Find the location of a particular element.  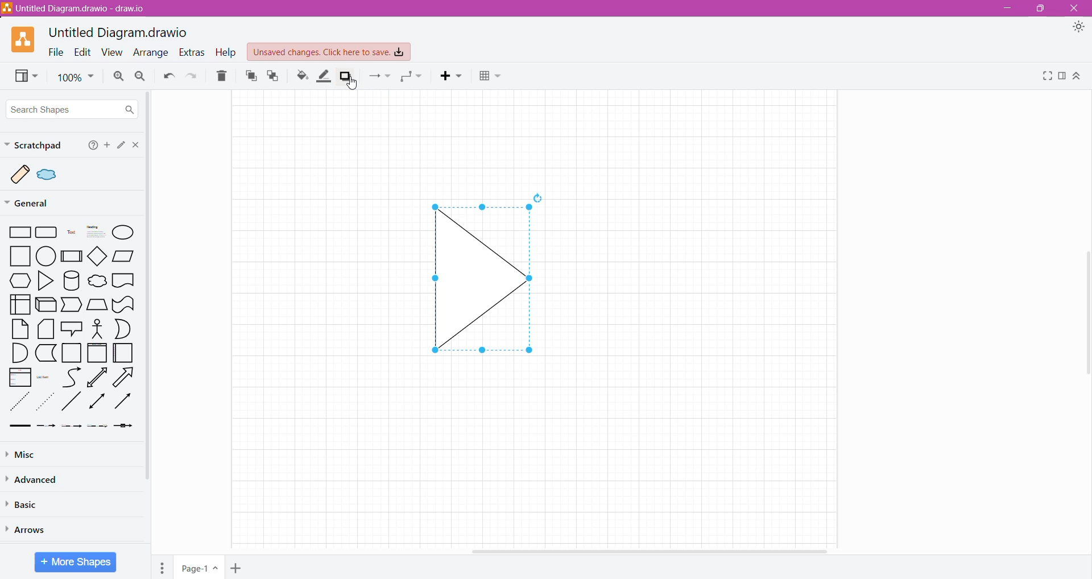

Arrows is located at coordinates (38, 530).